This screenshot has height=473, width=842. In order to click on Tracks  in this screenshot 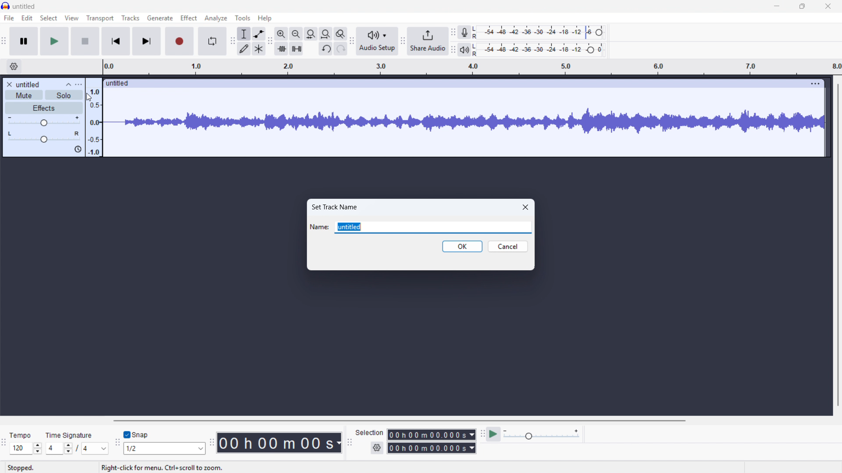, I will do `click(131, 18)`.